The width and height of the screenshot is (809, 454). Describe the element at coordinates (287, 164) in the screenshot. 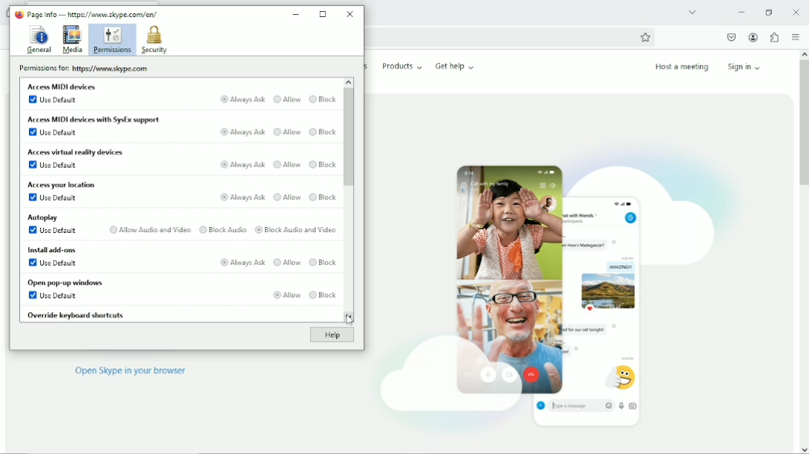

I see `Allow` at that location.